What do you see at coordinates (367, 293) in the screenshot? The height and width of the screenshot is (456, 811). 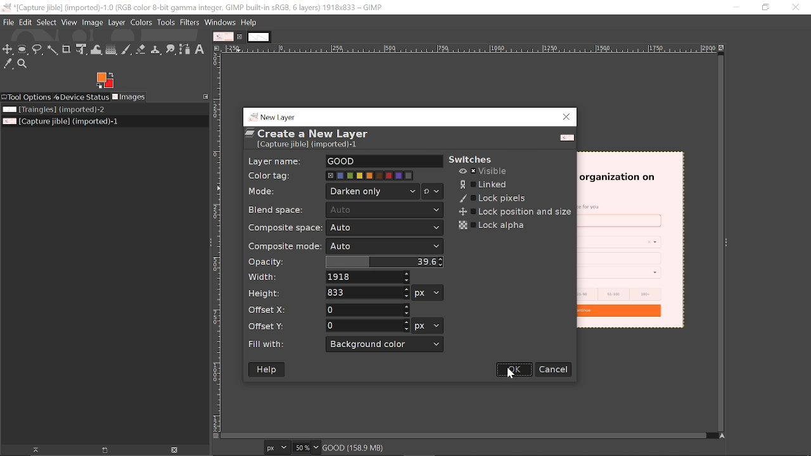 I see `Height` at bounding box center [367, 293].